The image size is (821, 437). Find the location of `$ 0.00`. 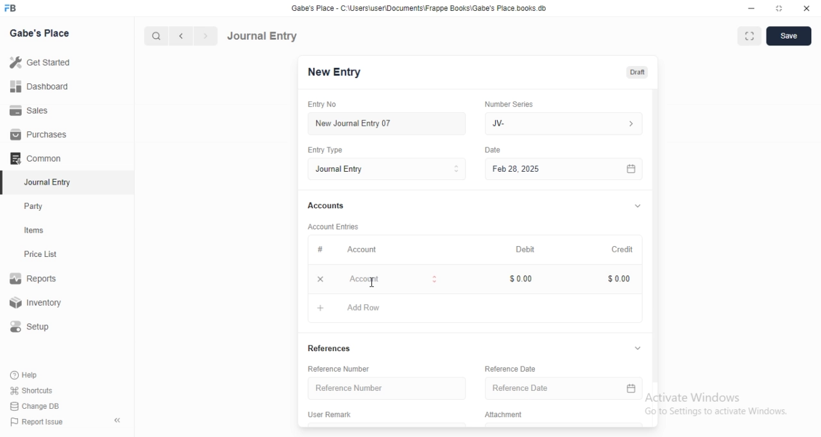

$ 0.00 is located at coordinates (616, 279).